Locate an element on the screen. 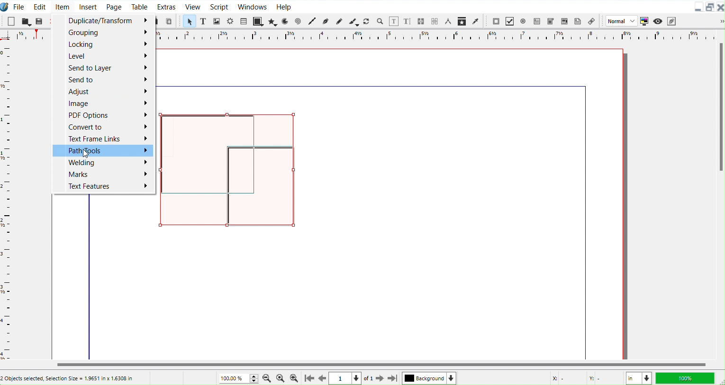 The width and height of the screenshot is (725, 385). Extras is located at coordinates (167, 6).